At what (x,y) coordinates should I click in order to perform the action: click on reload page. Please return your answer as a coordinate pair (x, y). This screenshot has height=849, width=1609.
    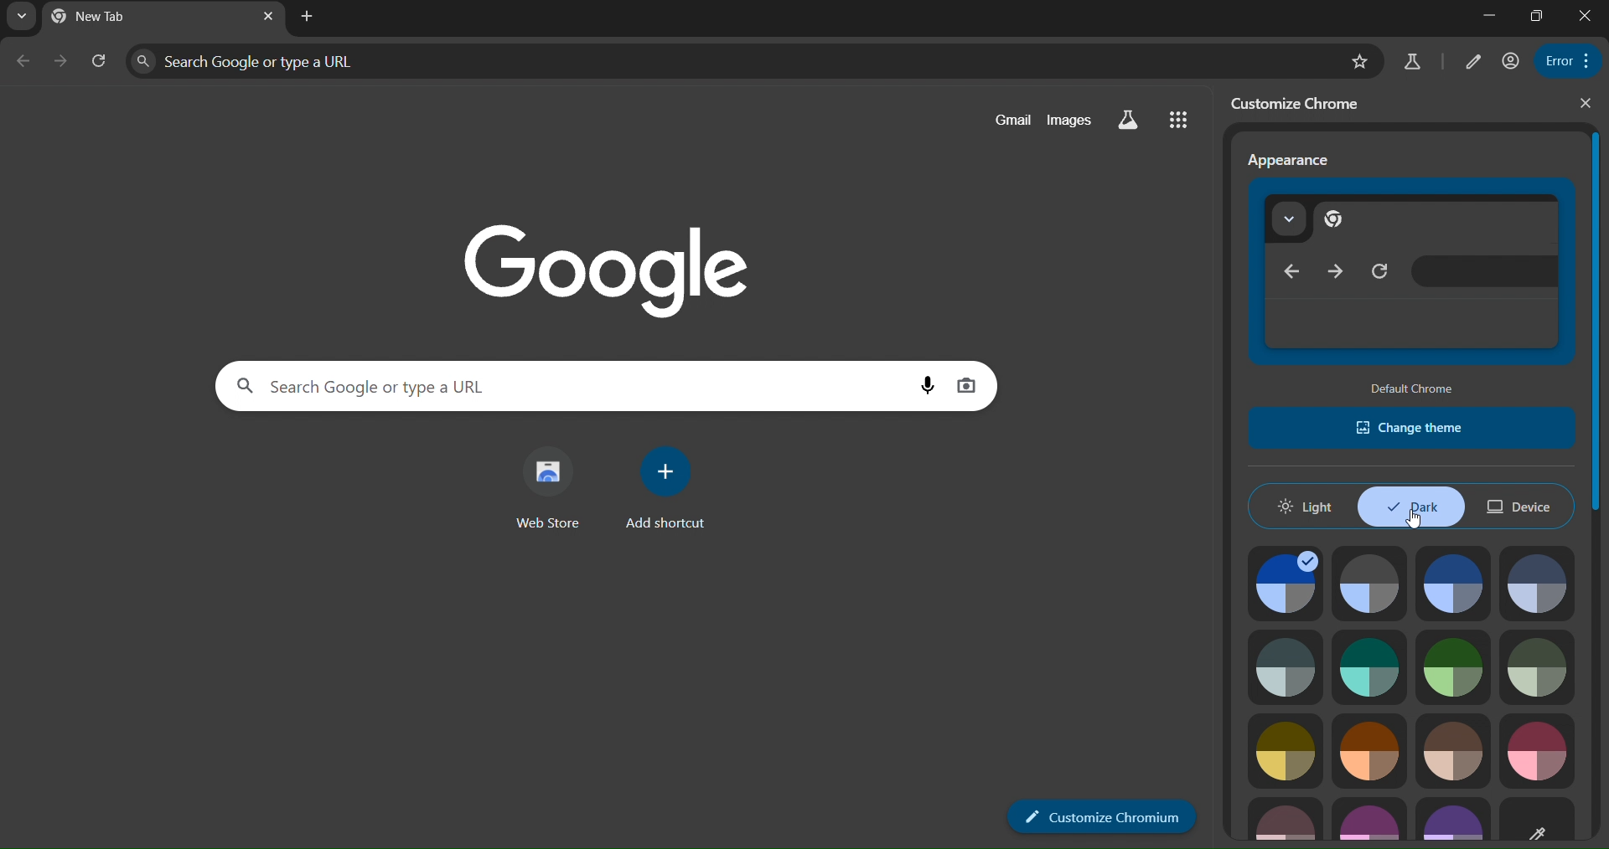
    Looking at the image, I should click on (101, 63).